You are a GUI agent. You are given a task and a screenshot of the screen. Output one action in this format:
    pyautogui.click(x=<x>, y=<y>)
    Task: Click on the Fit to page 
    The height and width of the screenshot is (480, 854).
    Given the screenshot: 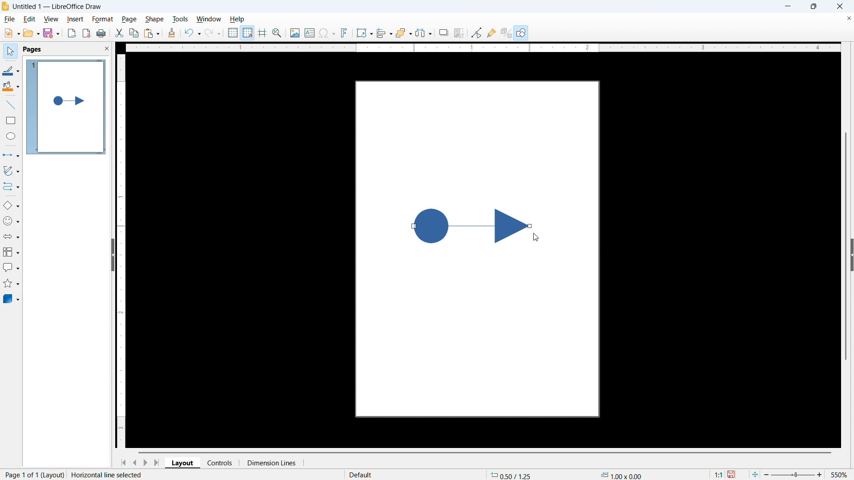 What is the action you would take?
    pyautogui.click(x=754, y=475)
    